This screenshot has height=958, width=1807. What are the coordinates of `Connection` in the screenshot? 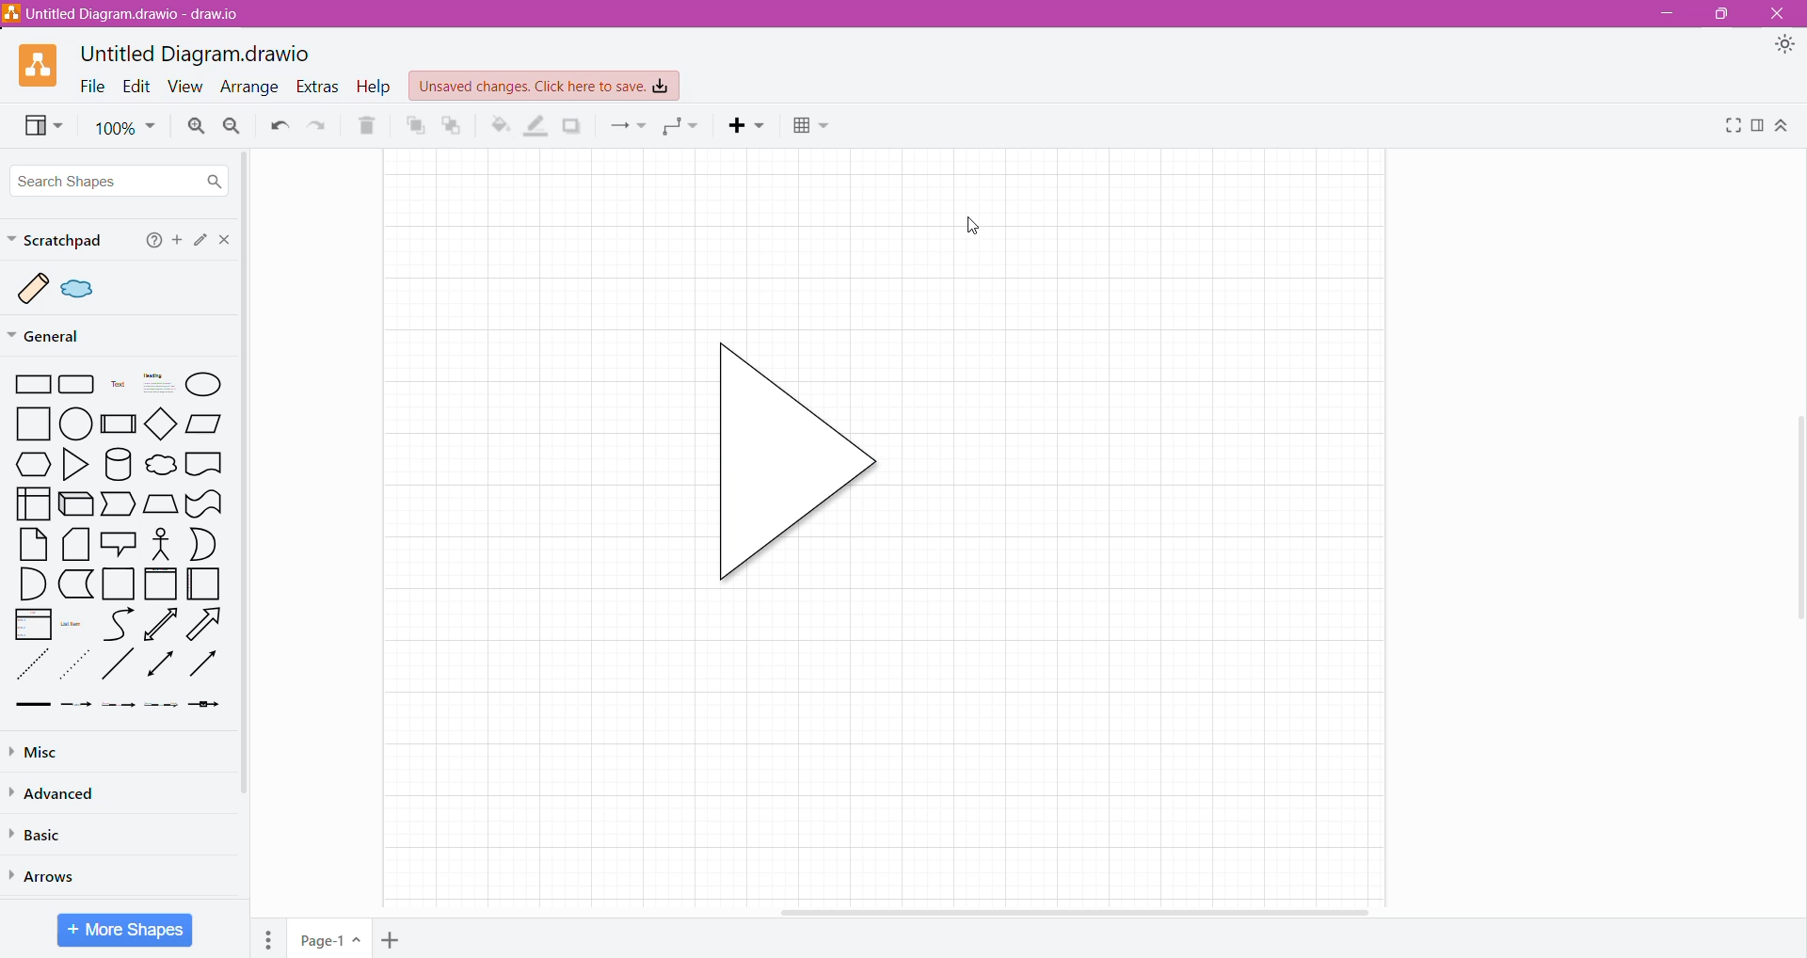 It's located at (630, 124).